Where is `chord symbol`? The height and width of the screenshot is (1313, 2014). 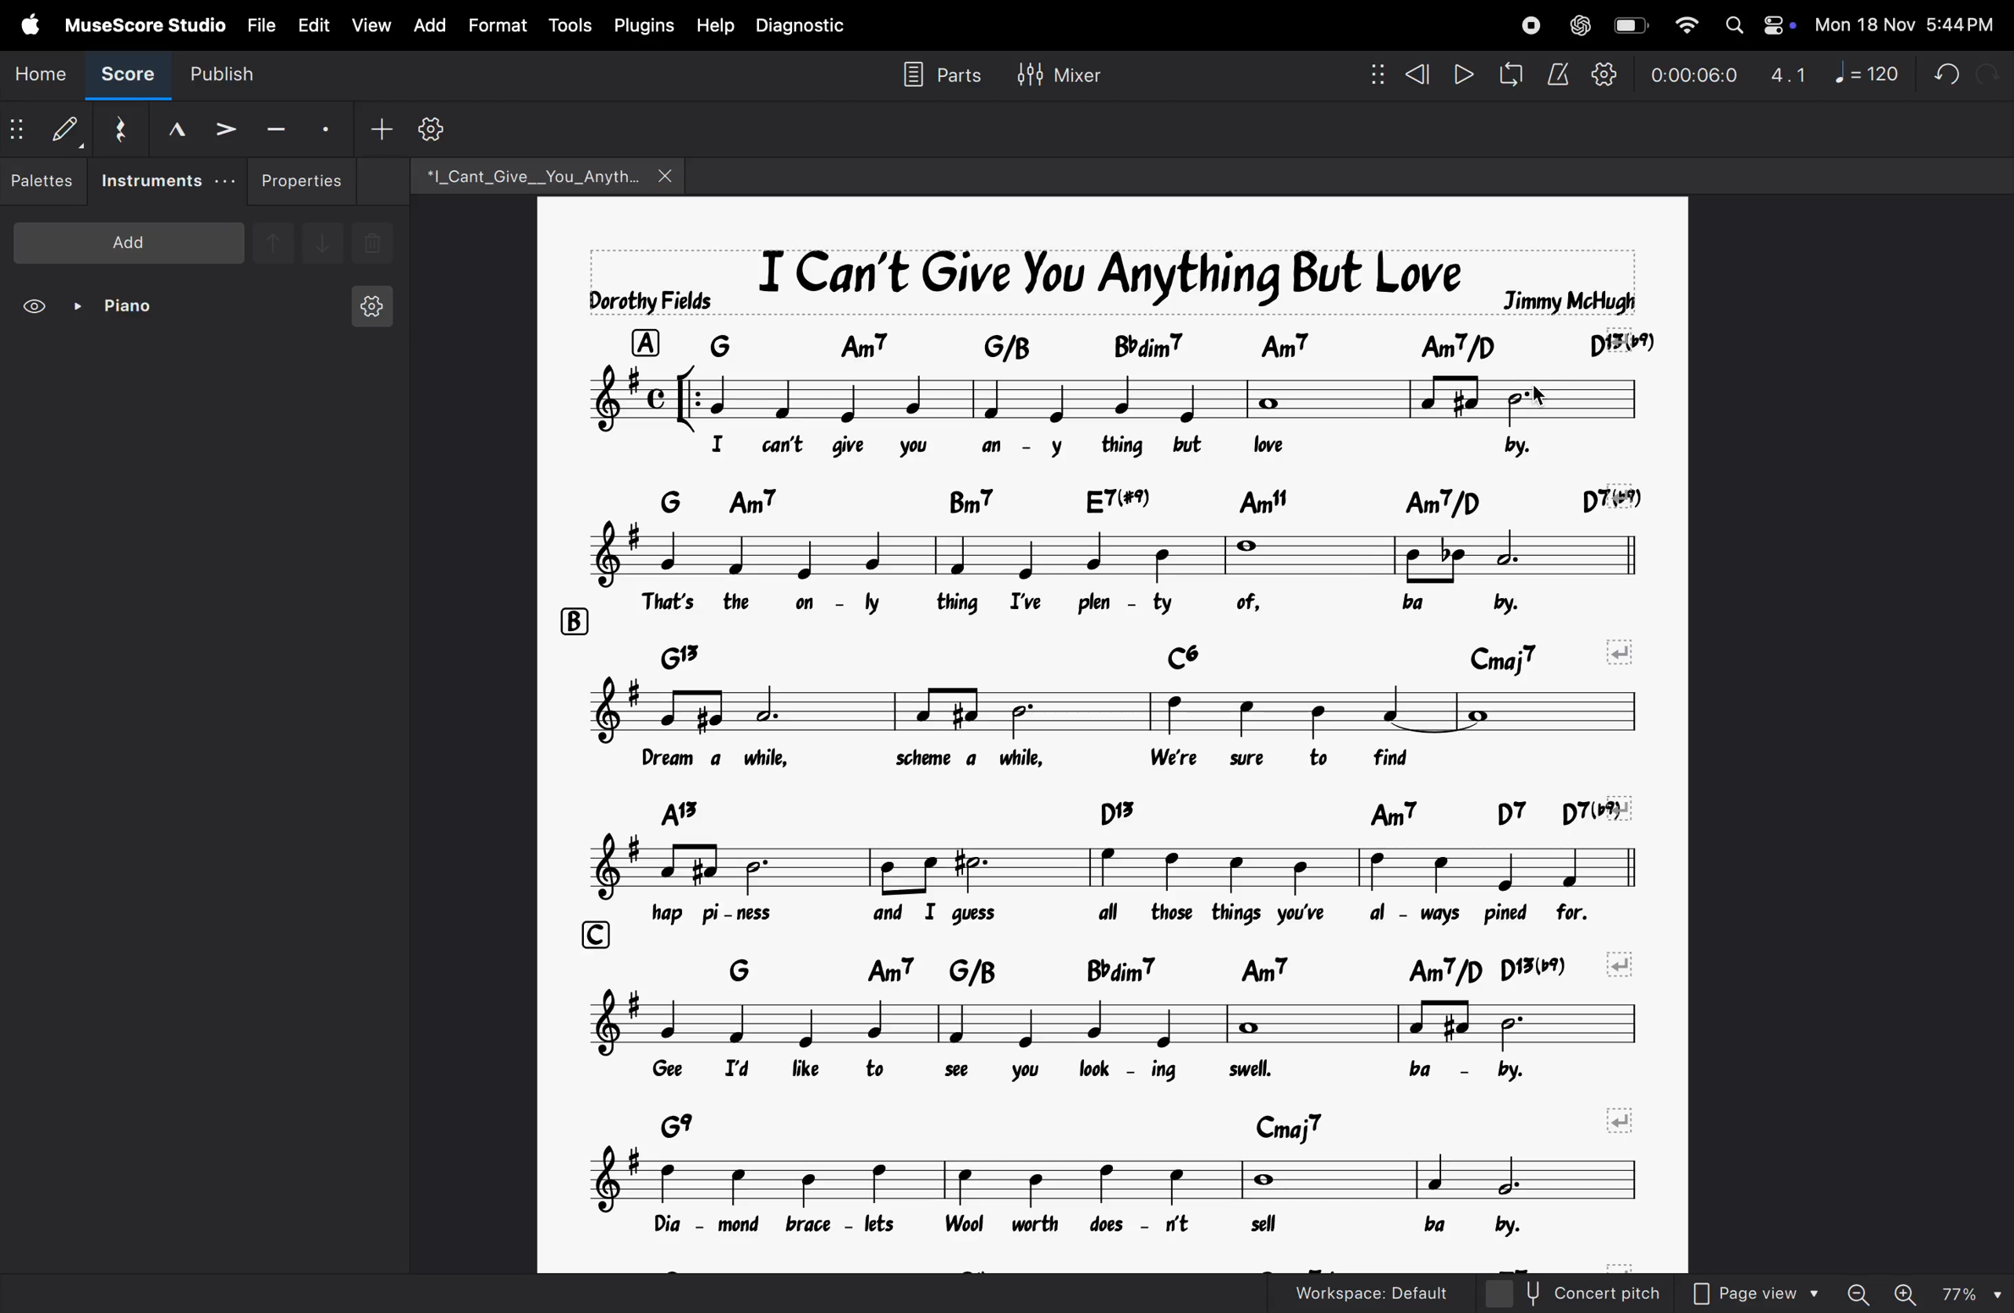
chord symbol is located at coordinates (1179, 494).